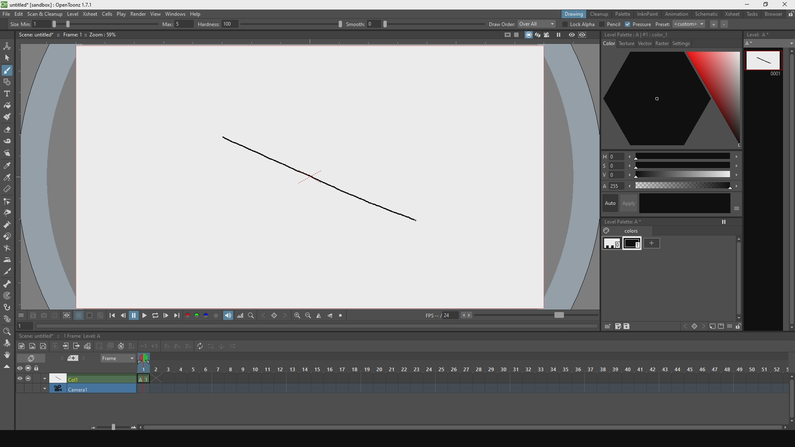 The width and height of the screenshot is (795, 447). Describe the element at coordinates (733, 14) in the screenshot. I see `xsheet` at that location.